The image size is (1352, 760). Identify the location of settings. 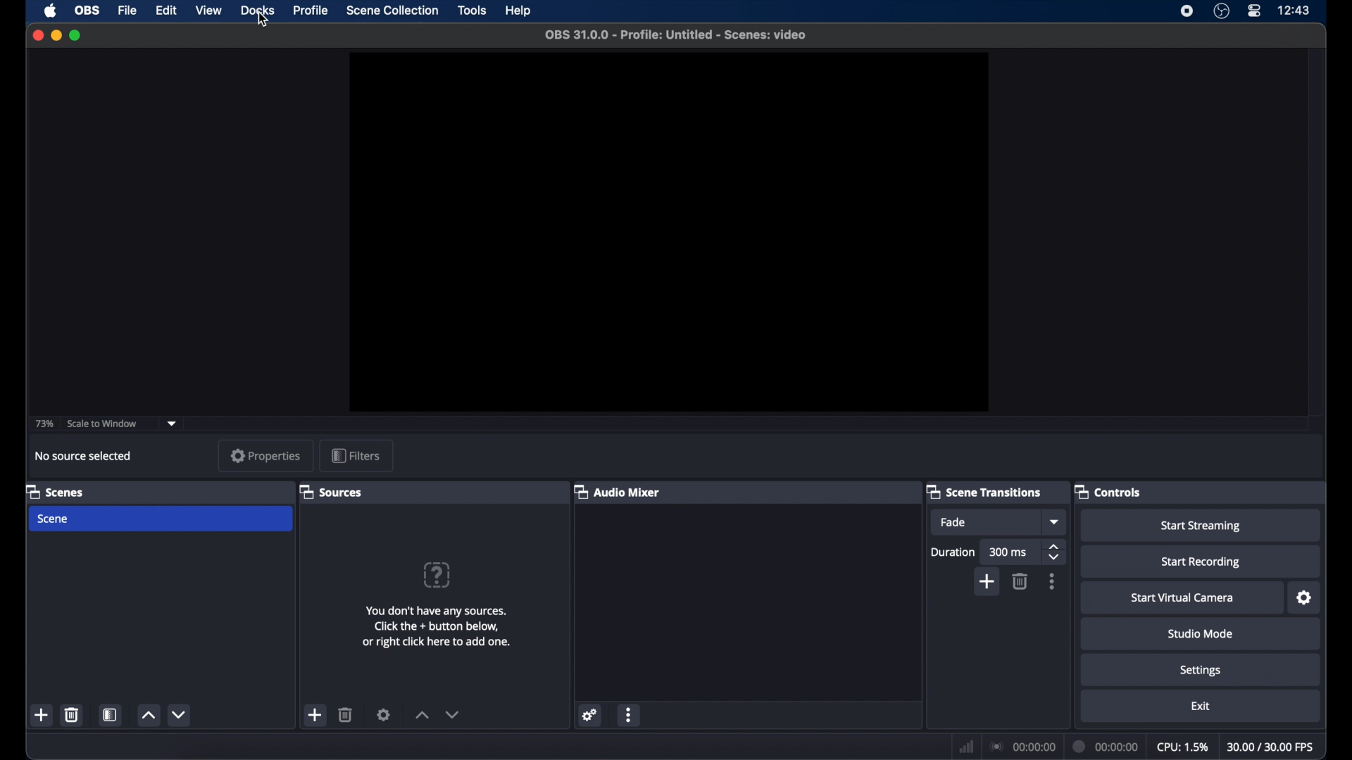
(1201, 671).